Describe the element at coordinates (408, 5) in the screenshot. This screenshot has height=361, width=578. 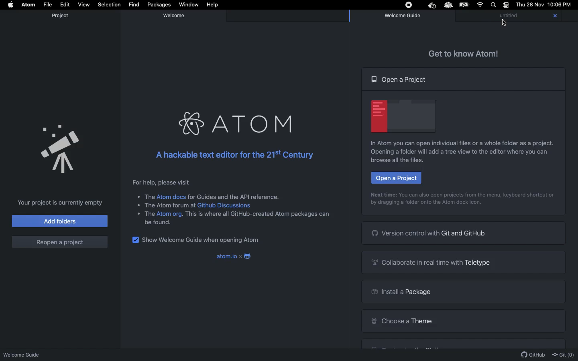
I see `stop` at that location.